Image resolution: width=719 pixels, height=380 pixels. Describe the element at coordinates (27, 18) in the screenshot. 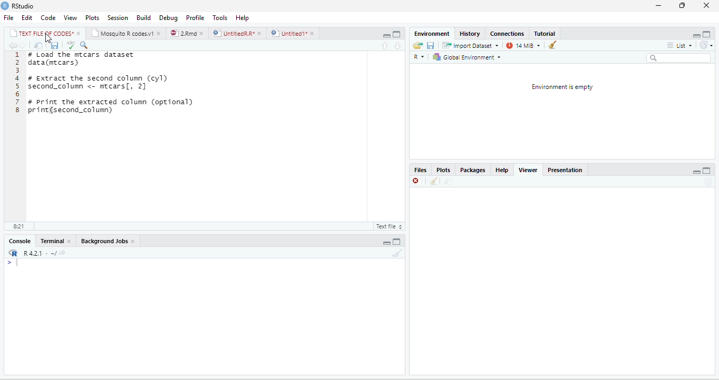

I see `Edit` at that location.